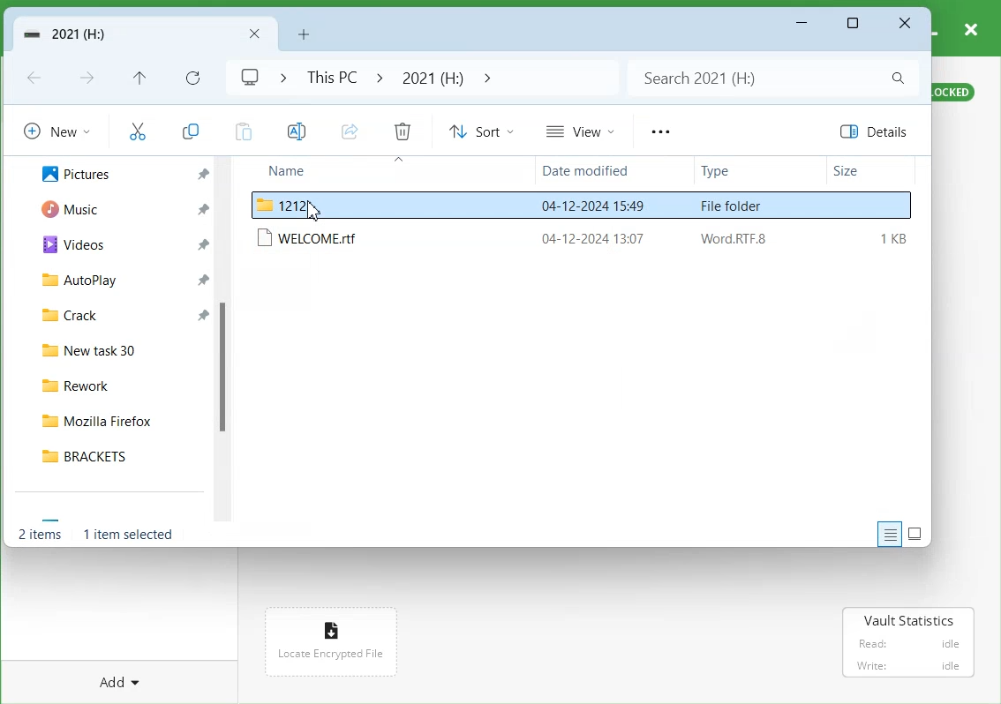 This screenshot has height=704, width=1001. What do you see at coordinates (192, 77) in the screenshot?
I see `Refresh` at bounding box center [192, 77].